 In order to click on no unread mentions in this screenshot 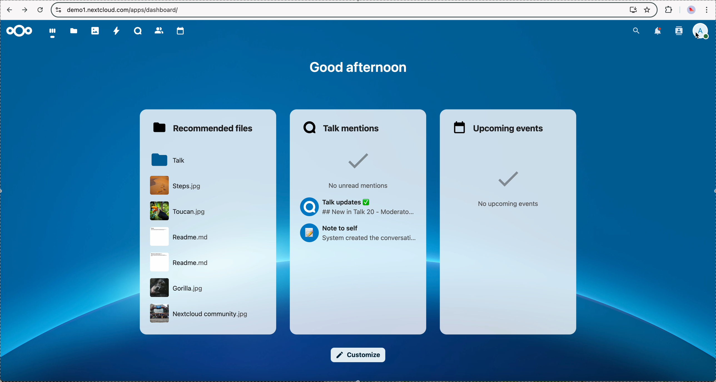, I will do `click(363, 170)`.